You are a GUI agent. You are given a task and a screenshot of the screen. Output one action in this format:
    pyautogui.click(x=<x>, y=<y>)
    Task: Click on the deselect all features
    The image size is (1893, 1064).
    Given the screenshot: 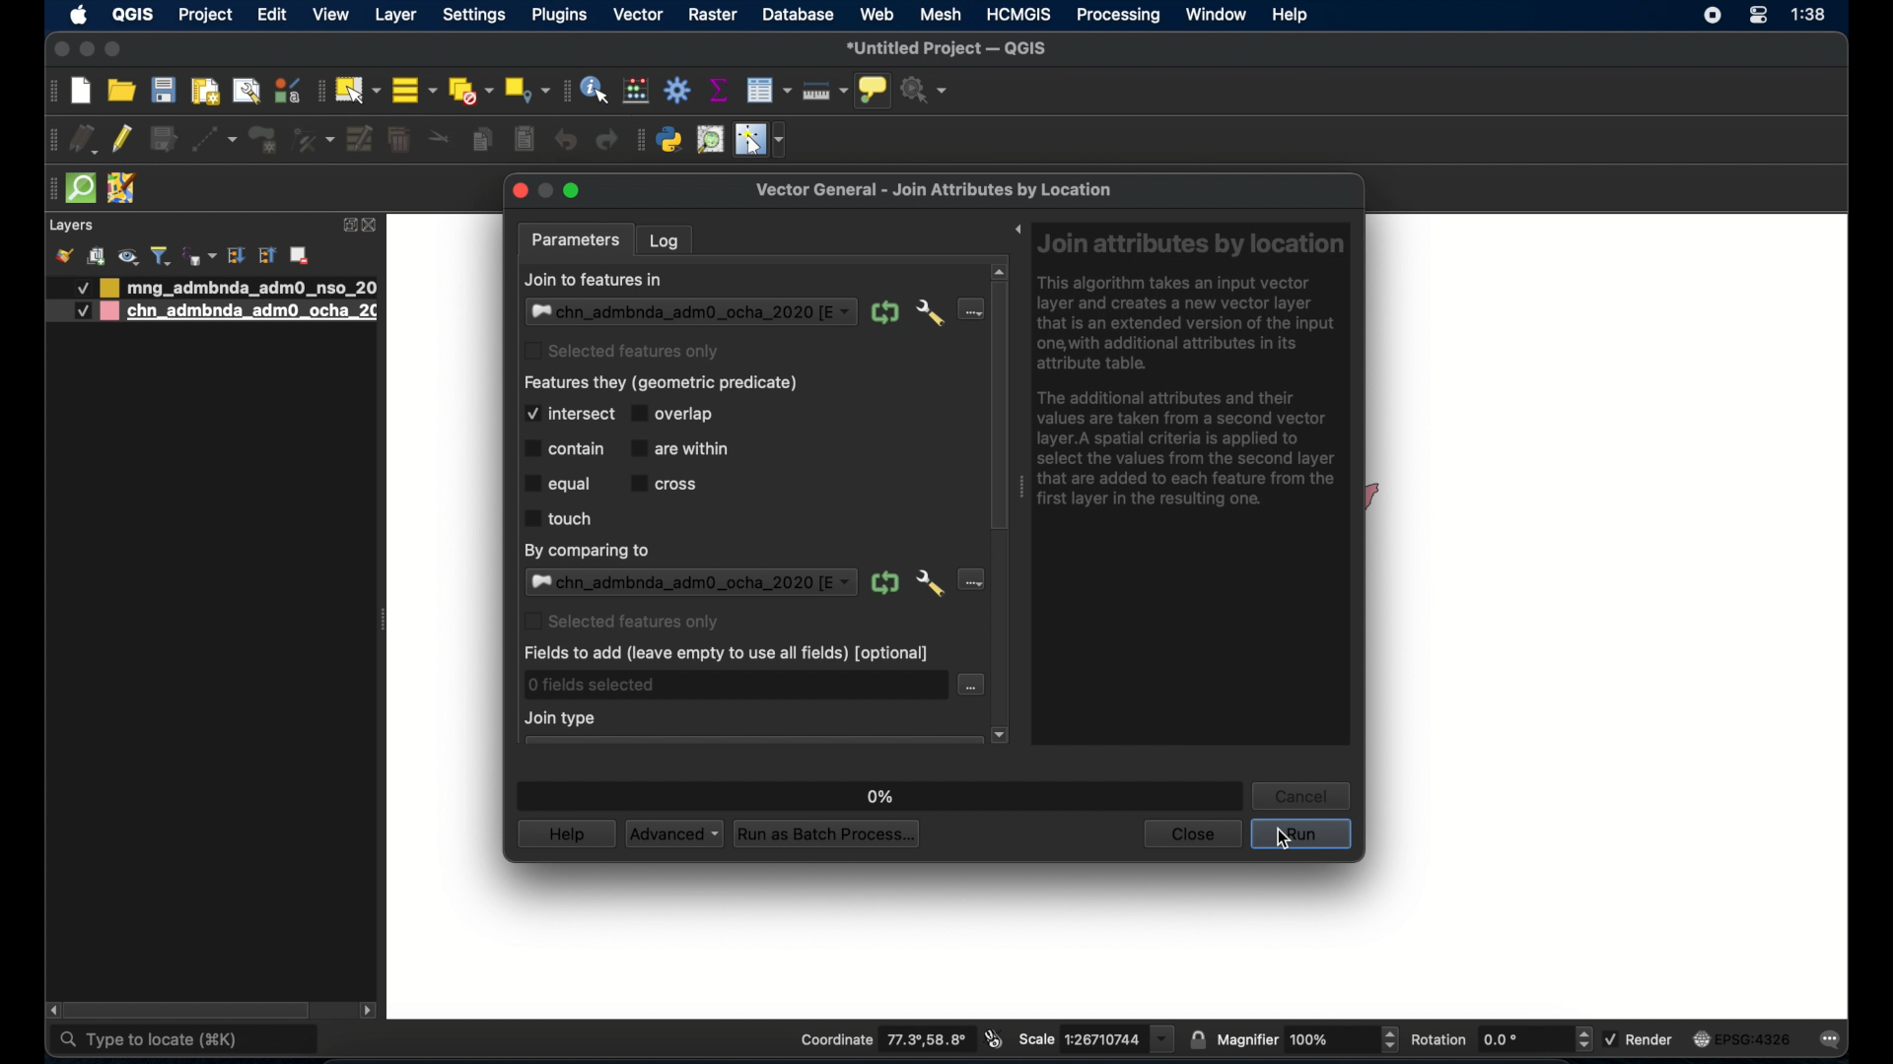 What is the action you would take?
    pyautogui.click(x=468, y=91)
    